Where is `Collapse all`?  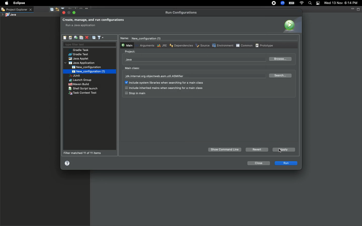 Collapse all is located at coordinates (94, 37).